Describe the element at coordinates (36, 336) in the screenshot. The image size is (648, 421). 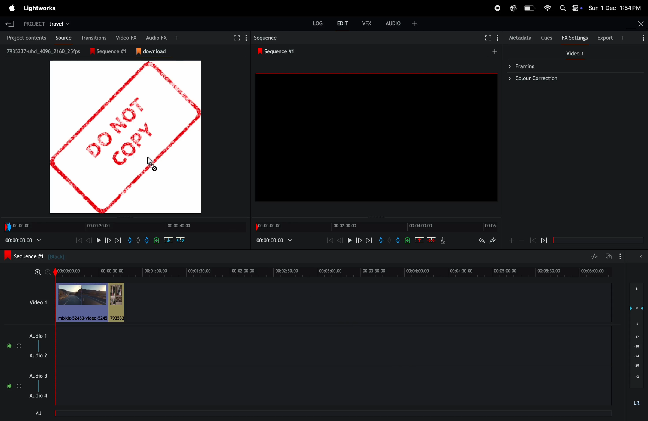
I see `audio 1` at that location.